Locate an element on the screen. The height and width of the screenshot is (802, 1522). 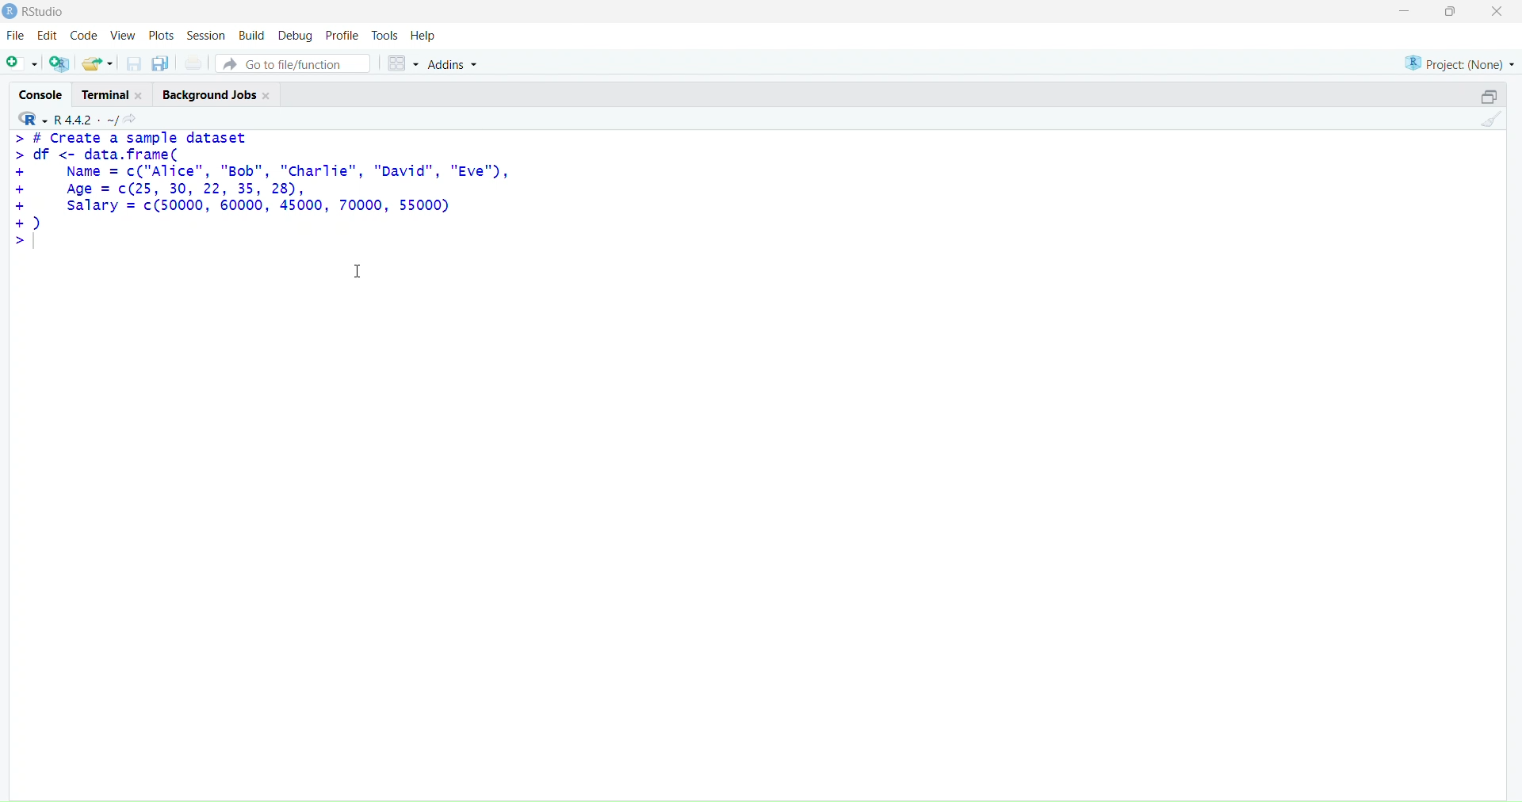
minimize is located at coordinates (1398, 10).